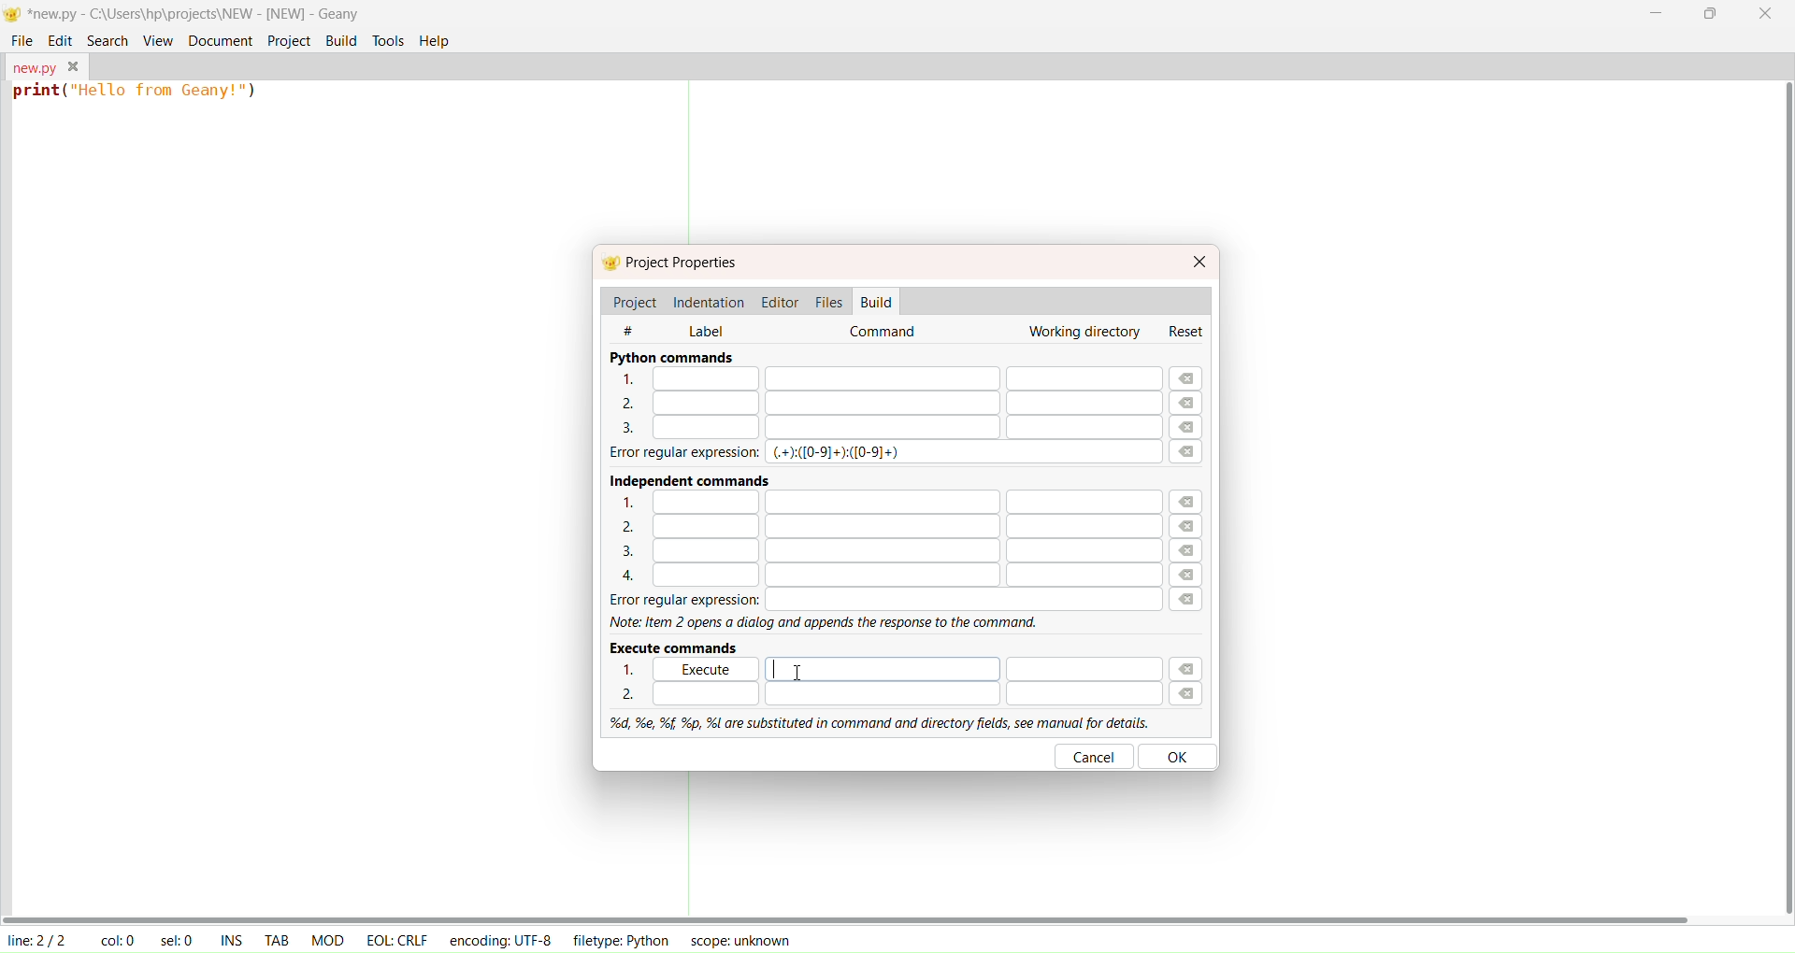 The image size is (1795, 953). Describe the element at coordinates (1095, 756) in the screenshot. I see `cancel` at that location.